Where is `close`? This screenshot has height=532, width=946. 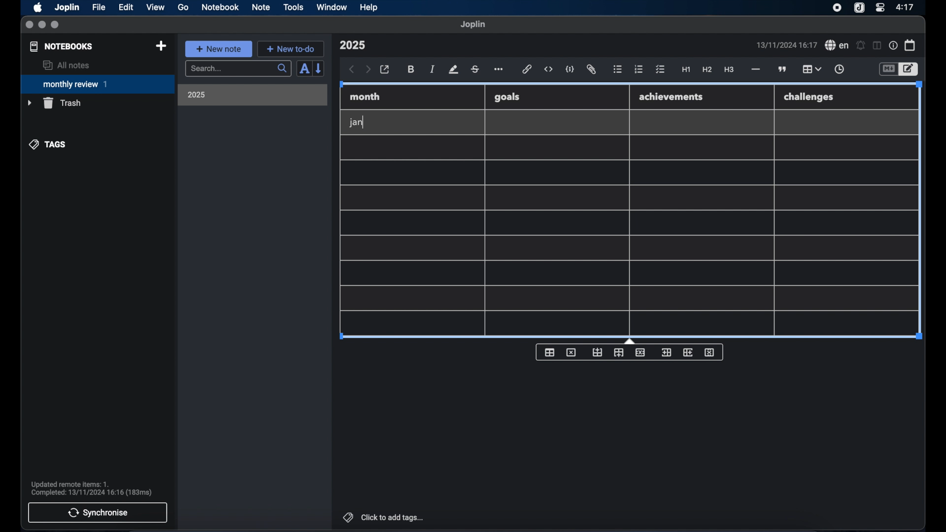
close is located at coordinates (29, 25).